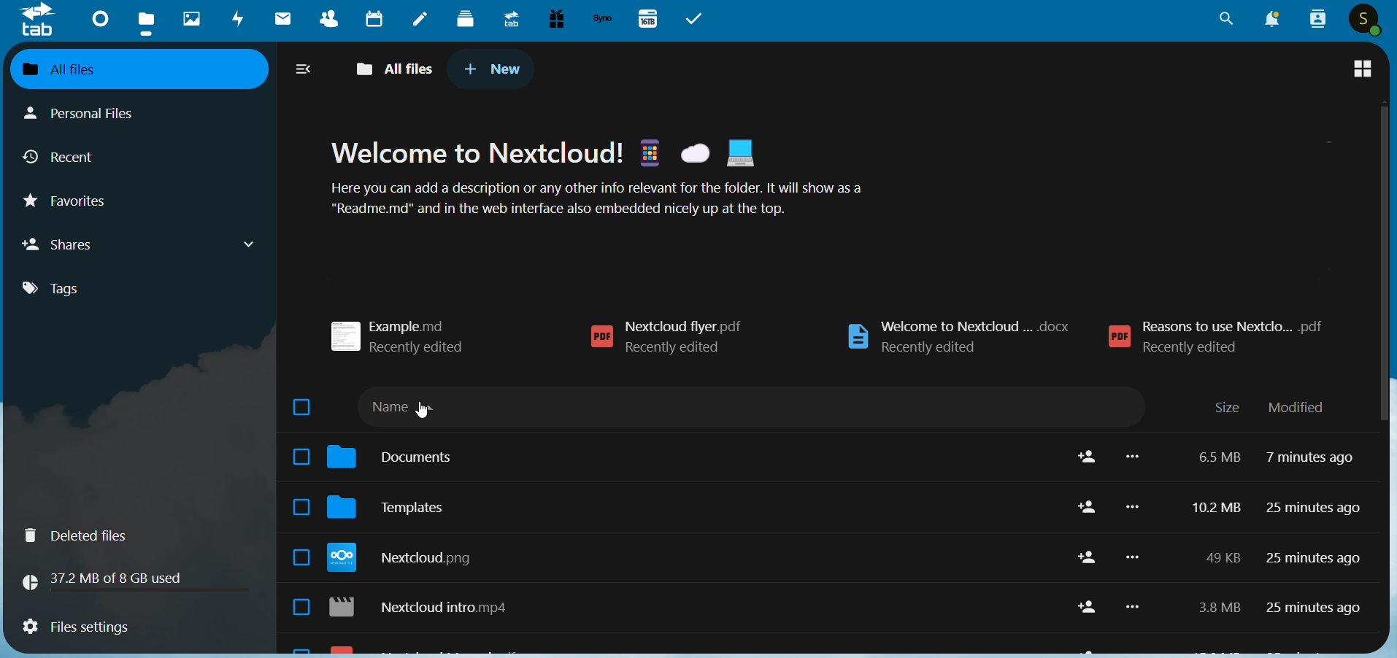 The height and width of the screenshot is (658, 1397). I want to click on Files Settings, so click(120, 627).